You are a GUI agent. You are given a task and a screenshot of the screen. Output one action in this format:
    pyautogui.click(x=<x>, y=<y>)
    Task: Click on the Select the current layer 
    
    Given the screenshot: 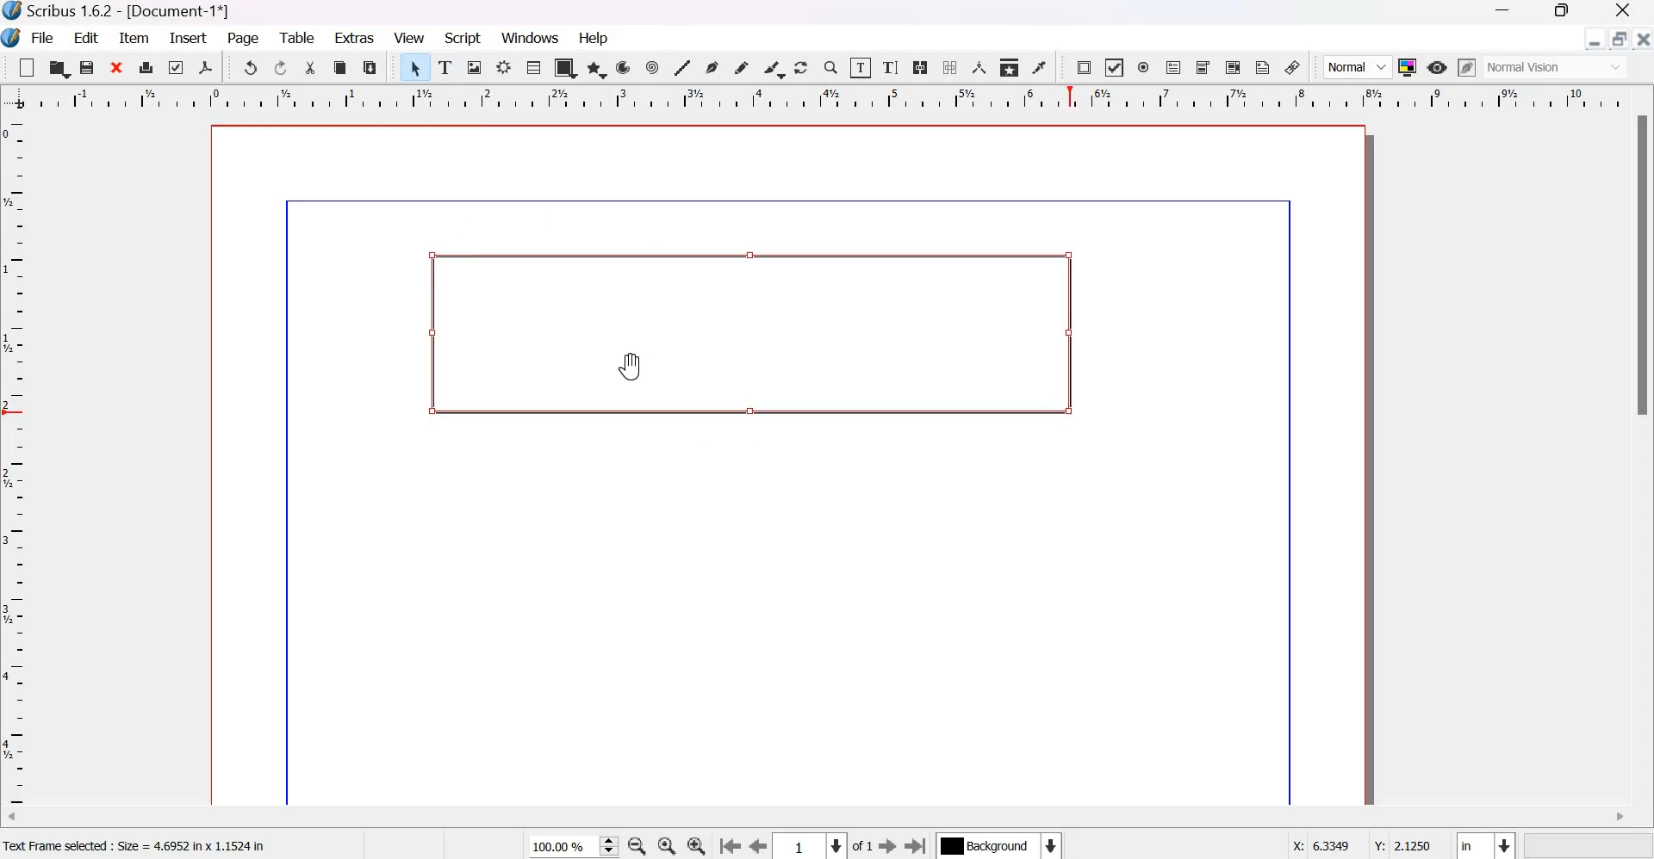 What is the action you would take?
    pyautogui.click(x=998, y=845)
    